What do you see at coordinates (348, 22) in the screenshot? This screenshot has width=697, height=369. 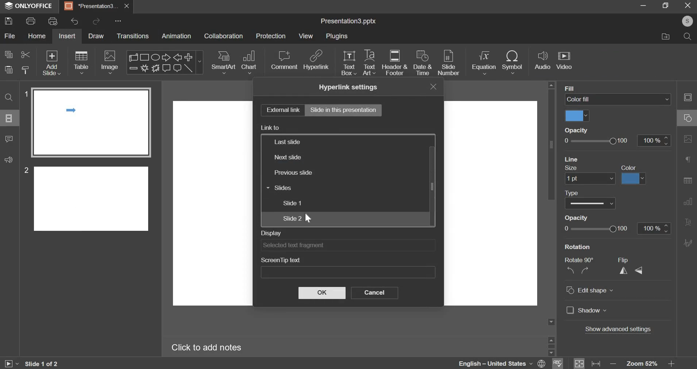 I see `presentation name` at bounding box center [348, 22].